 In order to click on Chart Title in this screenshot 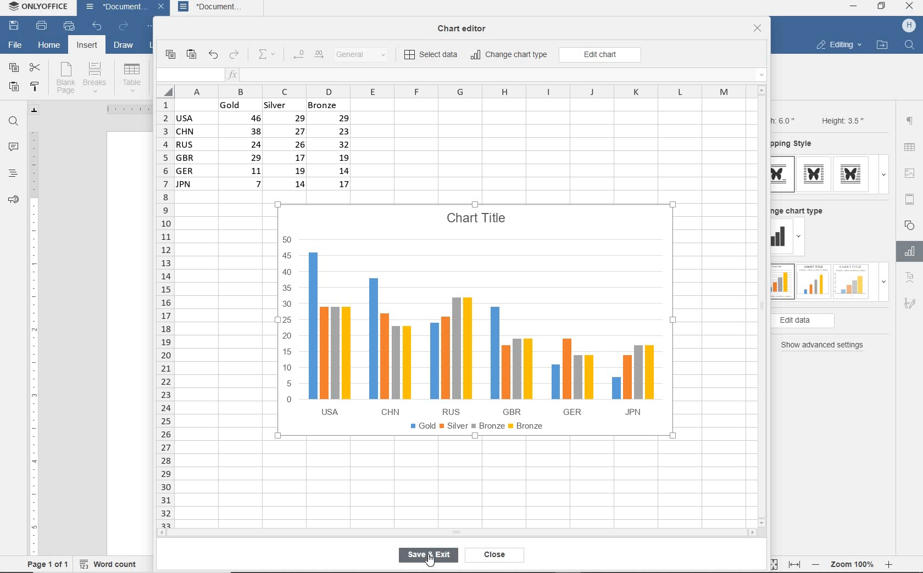, I will do `click(477, 212)`.